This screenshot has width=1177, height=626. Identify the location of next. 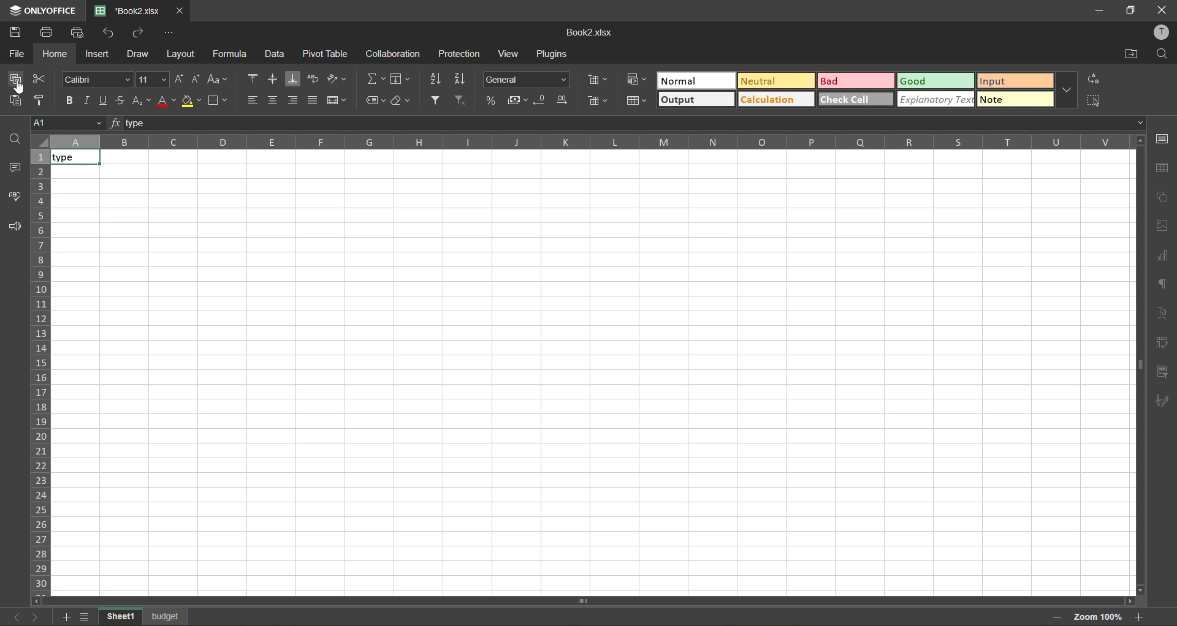
(39, 617).